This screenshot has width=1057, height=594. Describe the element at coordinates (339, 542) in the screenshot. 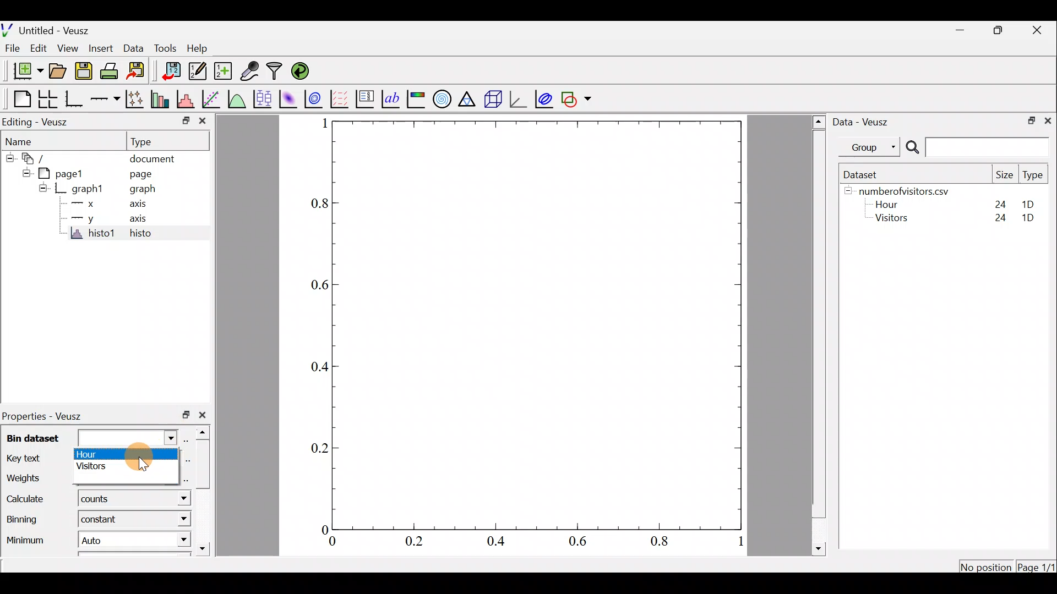

I see `0` at that location.